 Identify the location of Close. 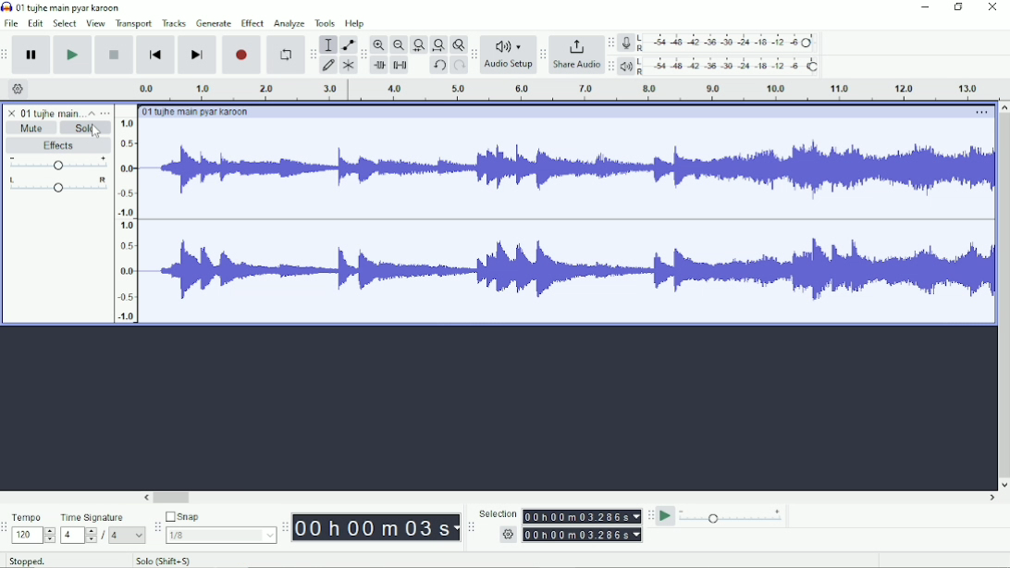
(993, 7).